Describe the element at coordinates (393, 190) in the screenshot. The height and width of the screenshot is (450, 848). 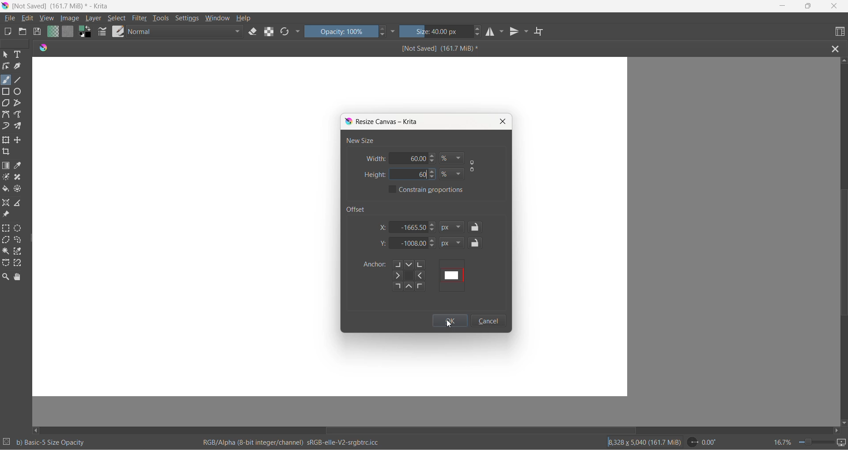
I see `constant proportions checkbox` at that location.